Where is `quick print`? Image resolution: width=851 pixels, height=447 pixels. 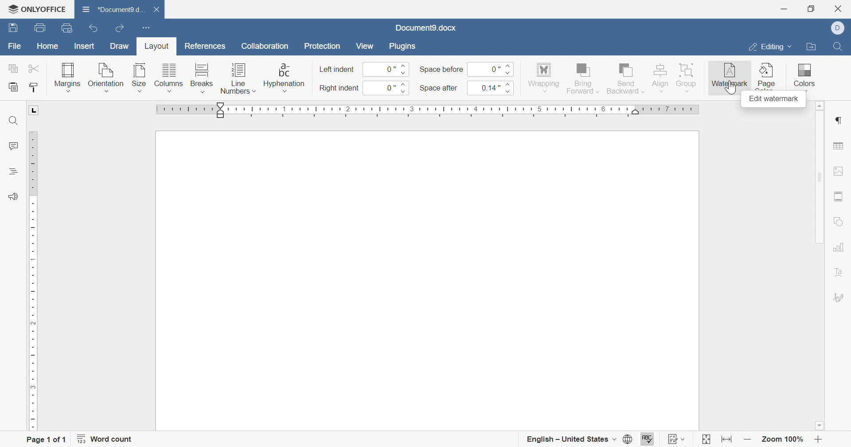
quick print is located at coordinates (71, 29).